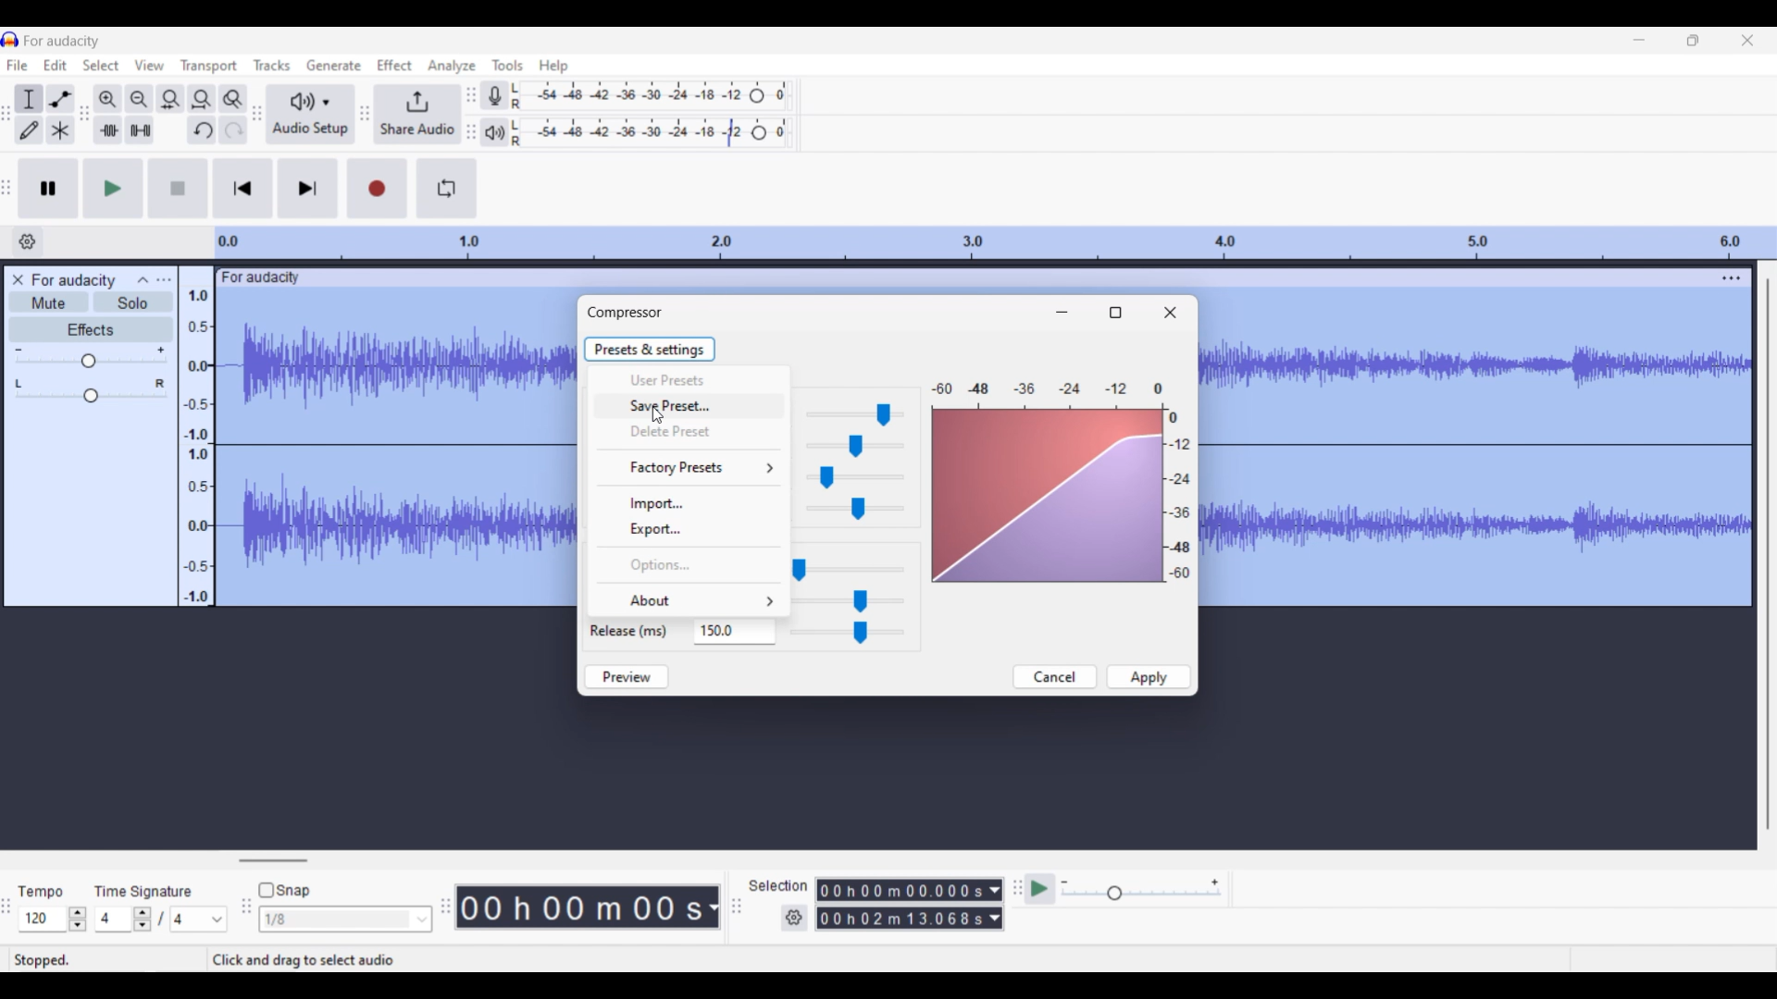  Describe the element at coordinates (690, 530) in the screenshot. I see `Export` at that location.